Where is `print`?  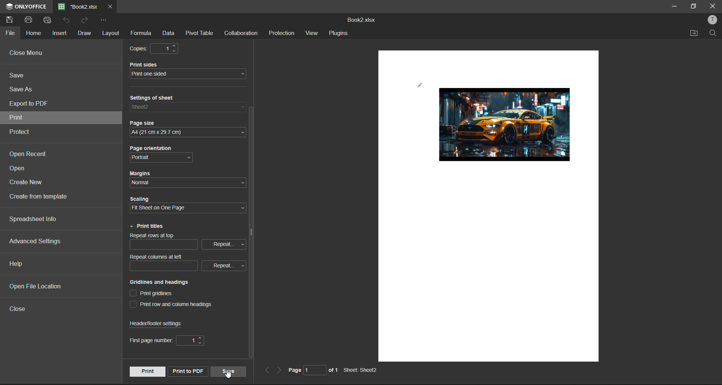 print is located at coordinates (147, 371).